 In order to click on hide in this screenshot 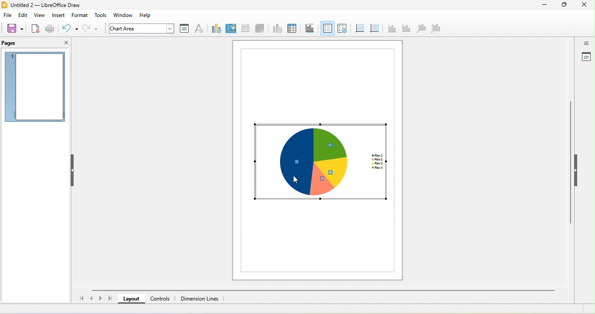, I will do `click(73, 170)`.